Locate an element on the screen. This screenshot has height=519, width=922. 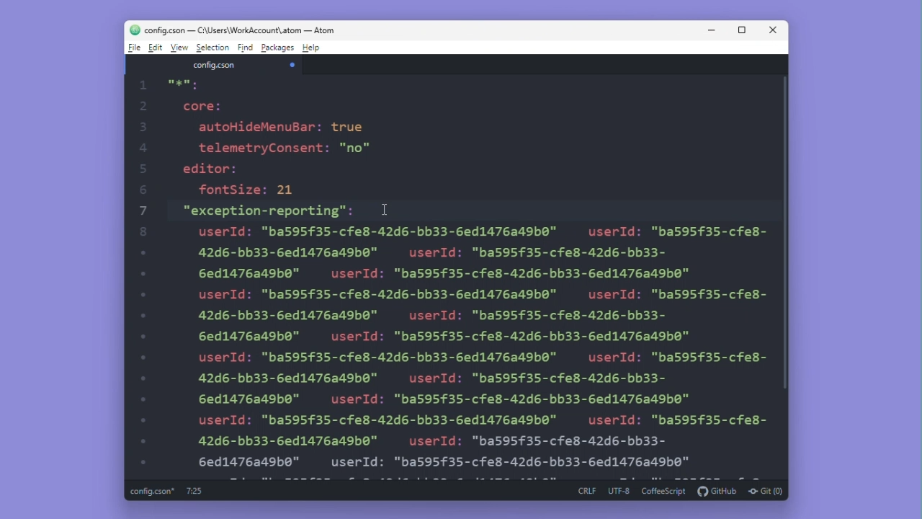
Packages is located at coordinates (277, 48).